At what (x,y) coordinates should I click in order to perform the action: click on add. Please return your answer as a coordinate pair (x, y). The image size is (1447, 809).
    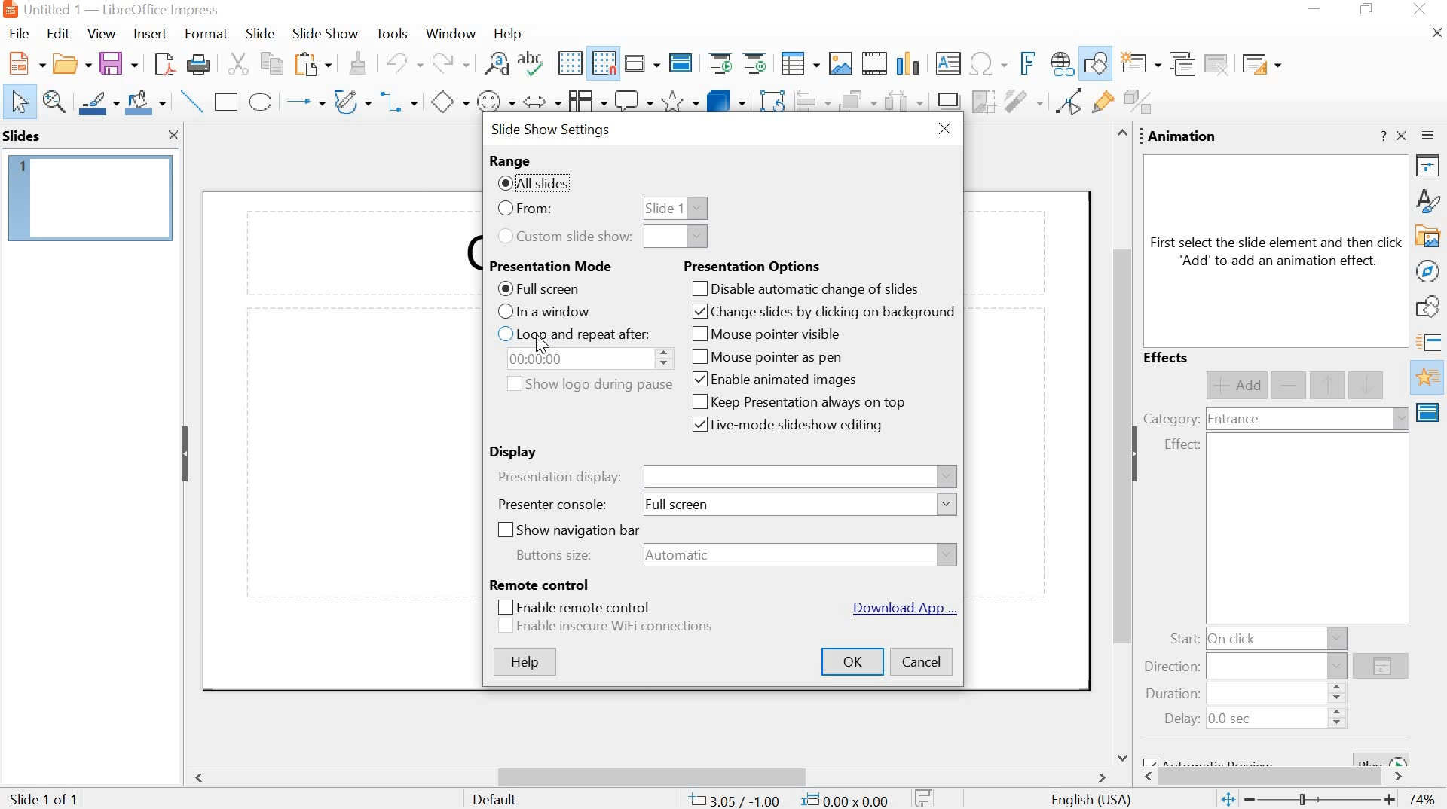
    Looking at the image, I should click on (1236, 386).